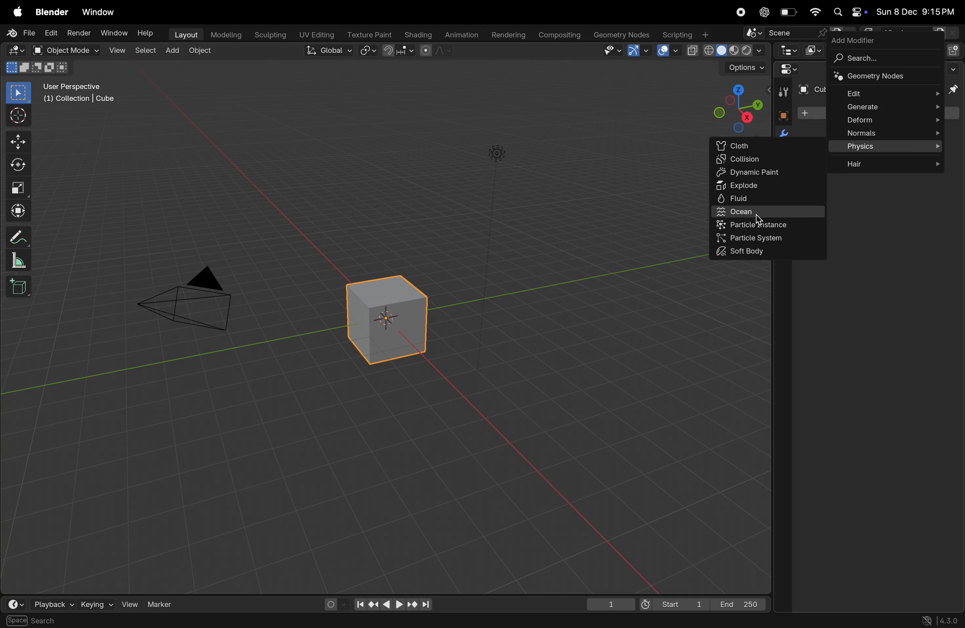 The image size is (965, 628). Describe the element at coordinates (18, 13) in the screenshot. I see `apple menu` at that location.